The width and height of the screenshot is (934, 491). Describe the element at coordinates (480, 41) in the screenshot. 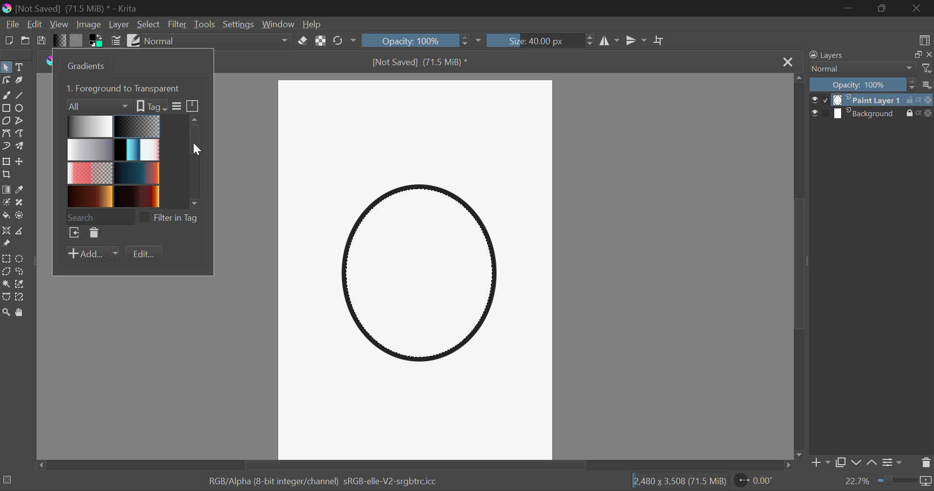

I see `dropdown` at that location.